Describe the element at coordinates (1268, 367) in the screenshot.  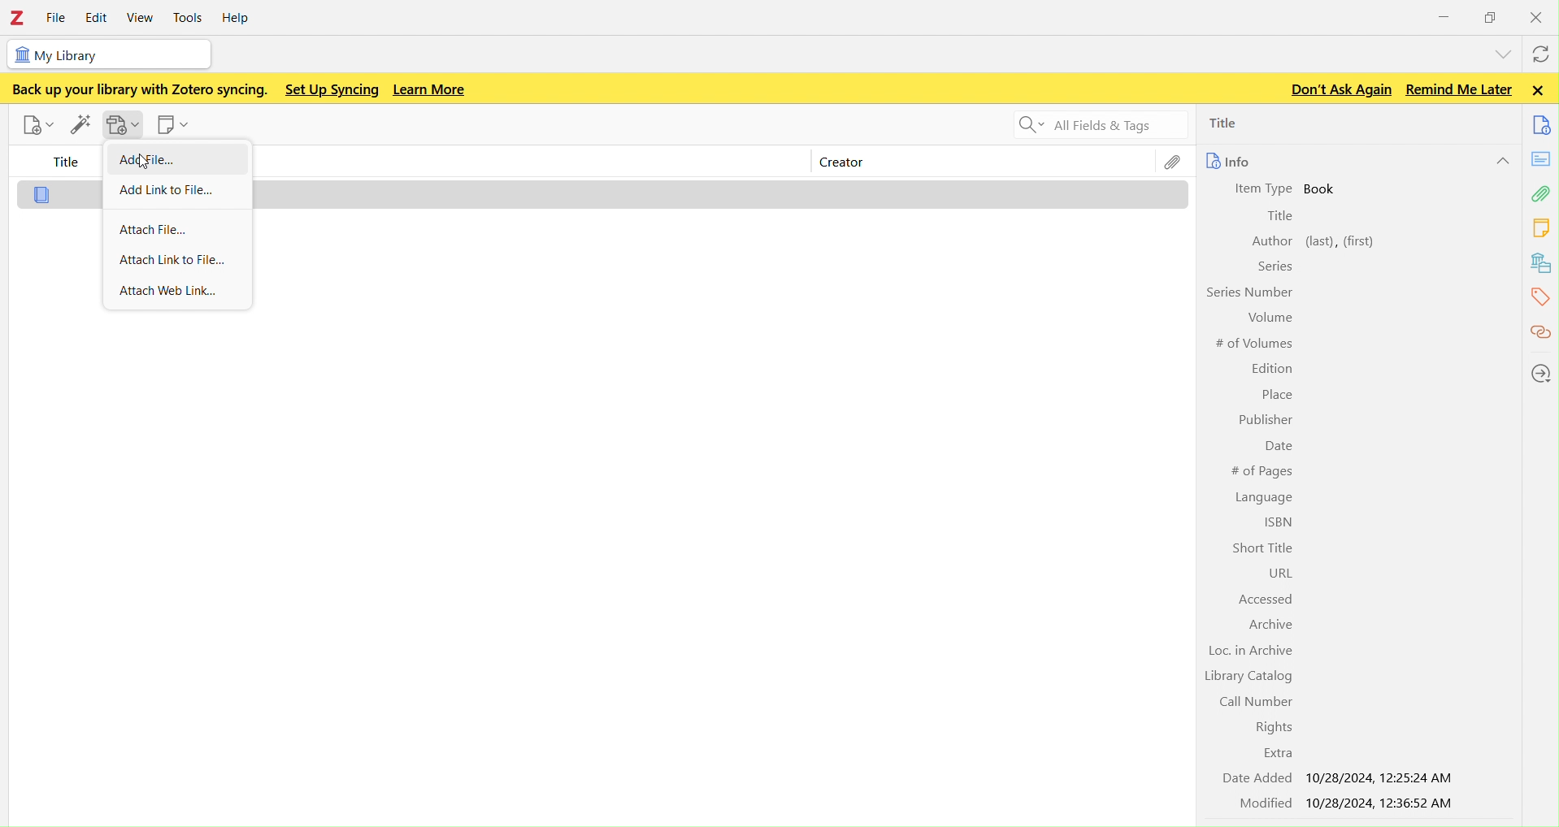
I see `Edition` at that location.